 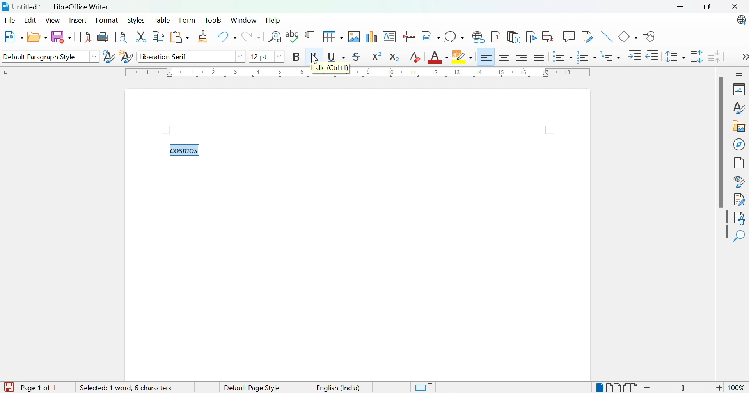 What do you see at coordinates (739, 164) in the screenshot?
I see `Page` at bounding box center [739, 164].